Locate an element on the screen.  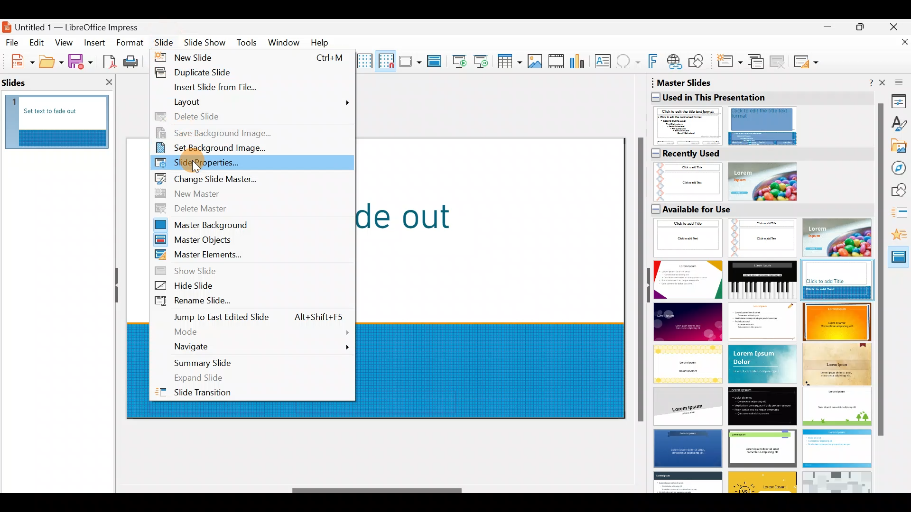
Expand slide is located at coordinates (256, 377).